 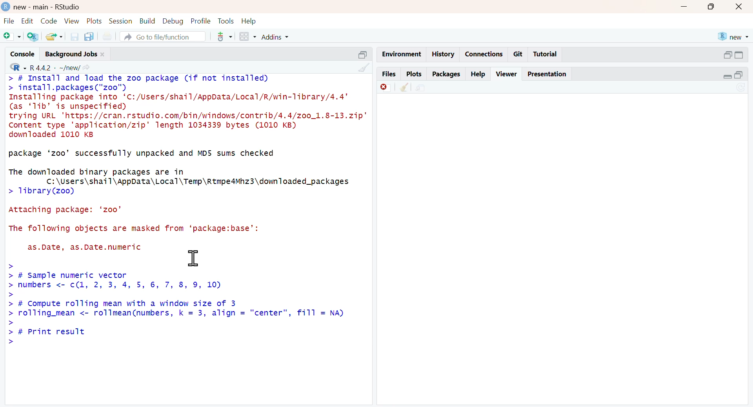 I want to click on Presentation, so click(x=547, y=74).